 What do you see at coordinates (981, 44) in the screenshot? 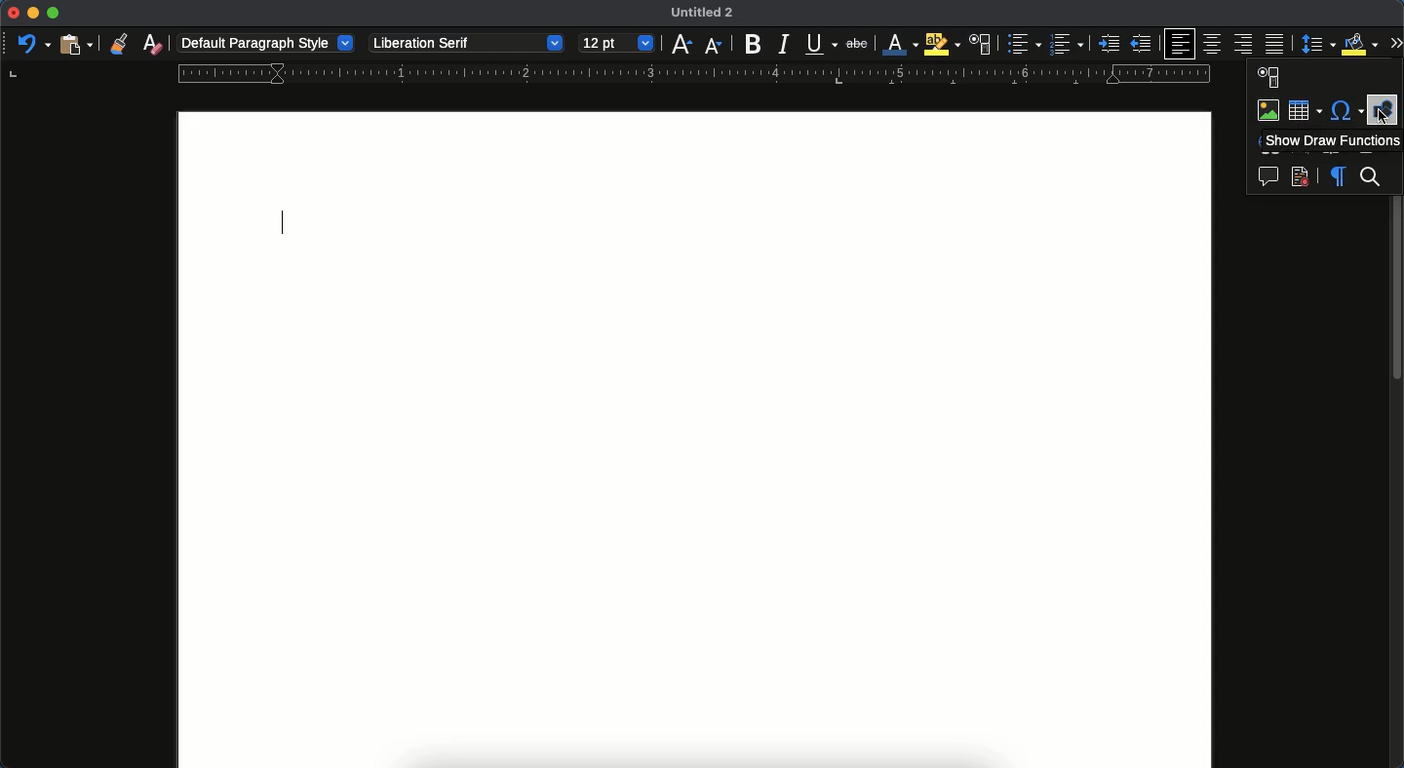
I see `character` at bounding box center [981, 44].